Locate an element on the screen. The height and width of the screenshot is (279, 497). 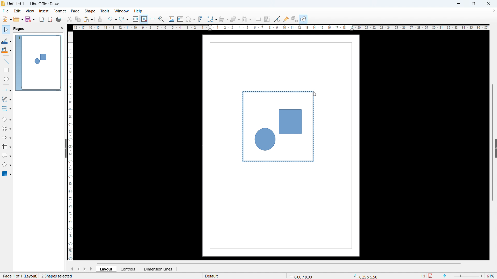
logo is located at coordinates (3, 4).